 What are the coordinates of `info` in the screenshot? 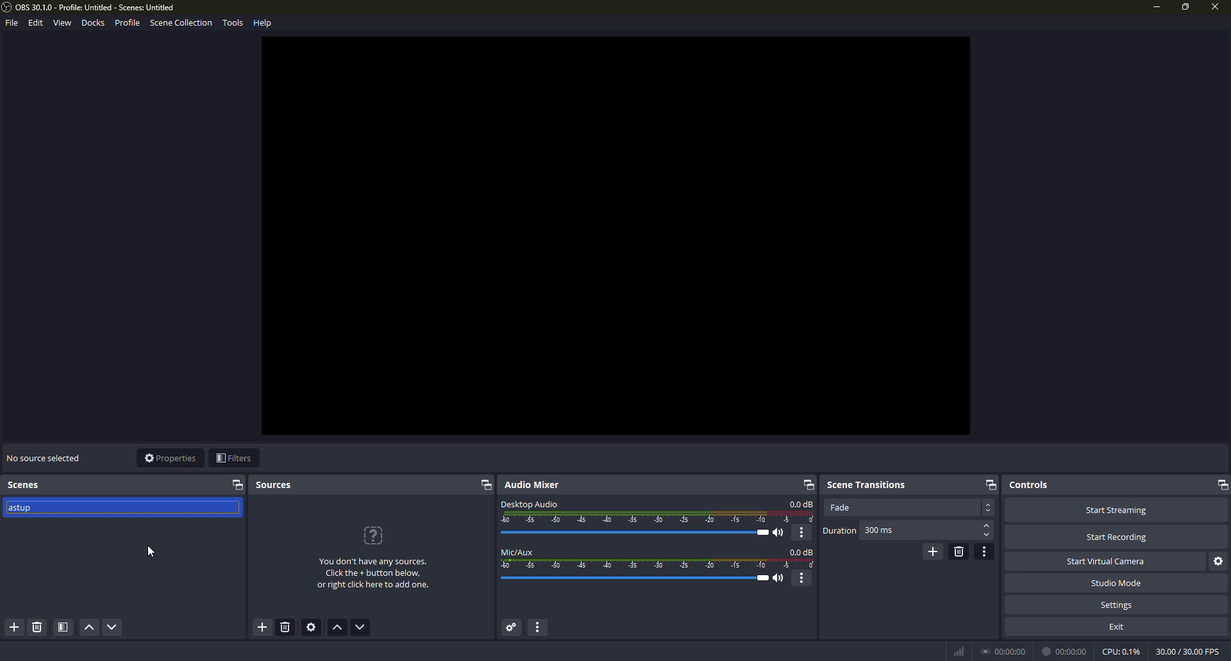 It's located at (373, 575).